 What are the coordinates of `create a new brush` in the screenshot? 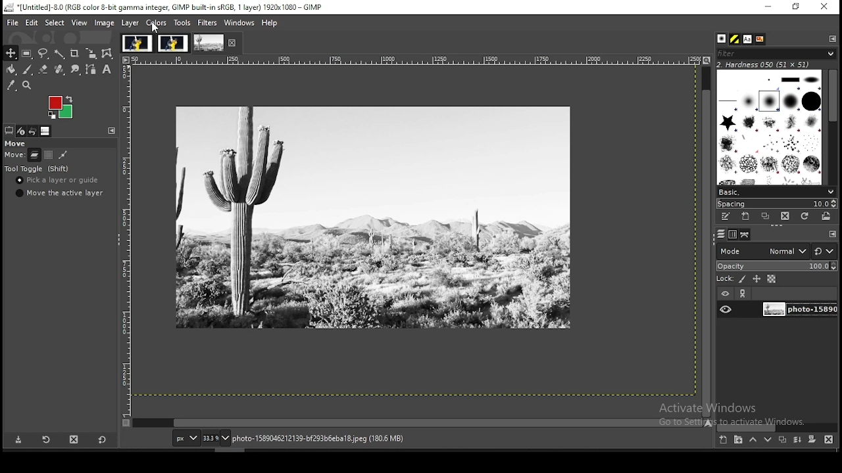 It's located at (747, 217).